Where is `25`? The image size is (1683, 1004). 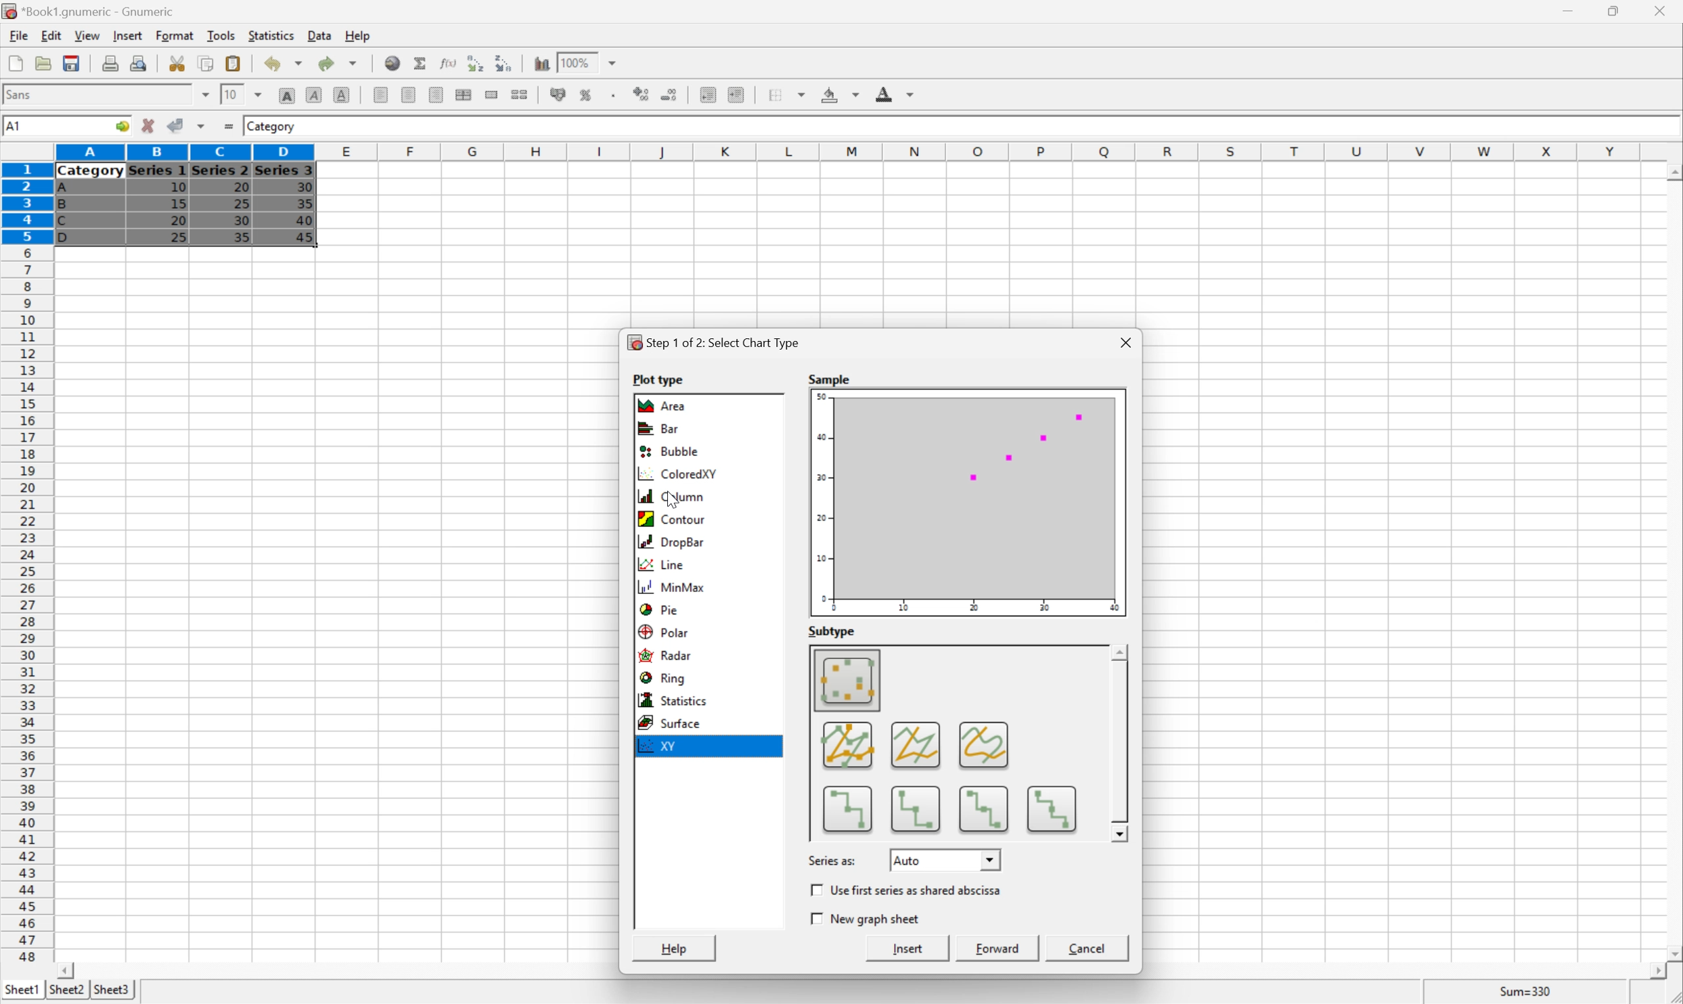
25 is located at coordinates (242, 204).